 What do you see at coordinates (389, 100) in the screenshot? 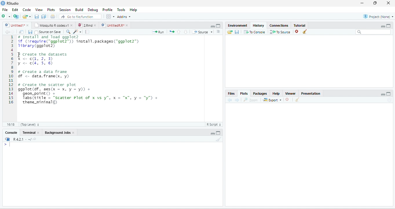
I see `Refresh current plot` at bounding box center [389, 100].